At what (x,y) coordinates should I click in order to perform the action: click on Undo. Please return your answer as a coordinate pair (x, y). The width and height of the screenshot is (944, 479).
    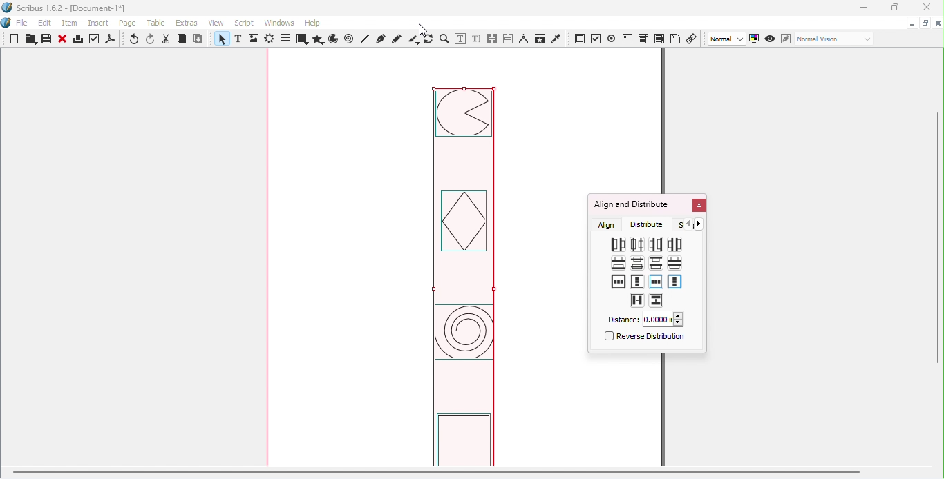
    Looking at the image, I should click on (135, 40).